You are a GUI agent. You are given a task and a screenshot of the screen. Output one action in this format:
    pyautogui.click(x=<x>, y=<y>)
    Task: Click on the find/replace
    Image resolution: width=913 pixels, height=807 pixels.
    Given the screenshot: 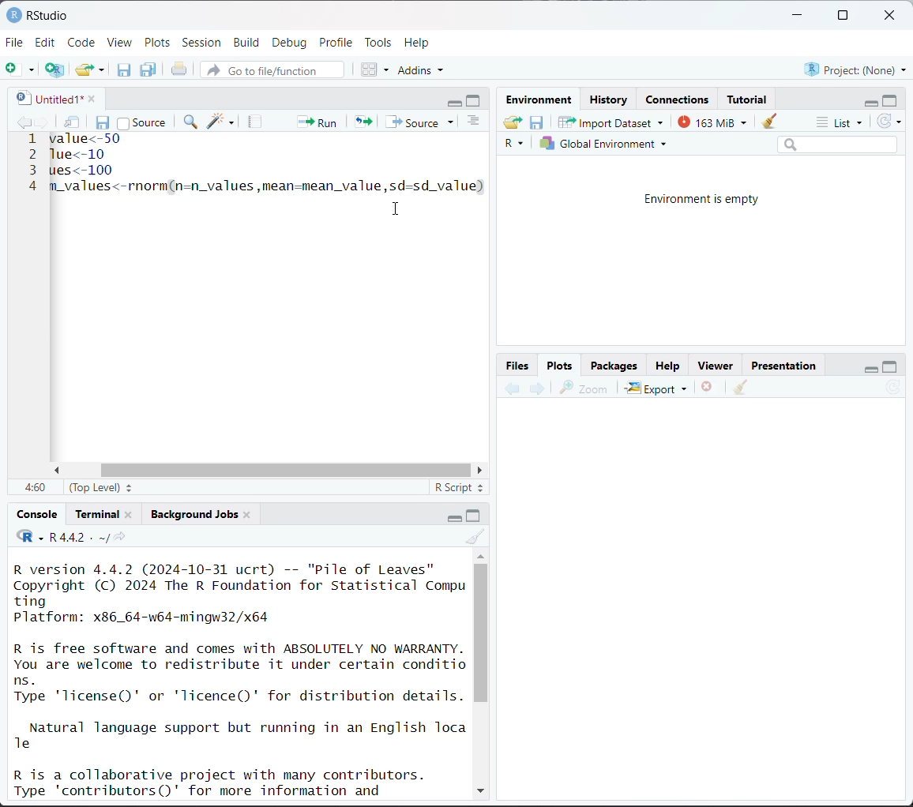 What is the action you would take?
    pyautogui.click(x=192, y=123)
    